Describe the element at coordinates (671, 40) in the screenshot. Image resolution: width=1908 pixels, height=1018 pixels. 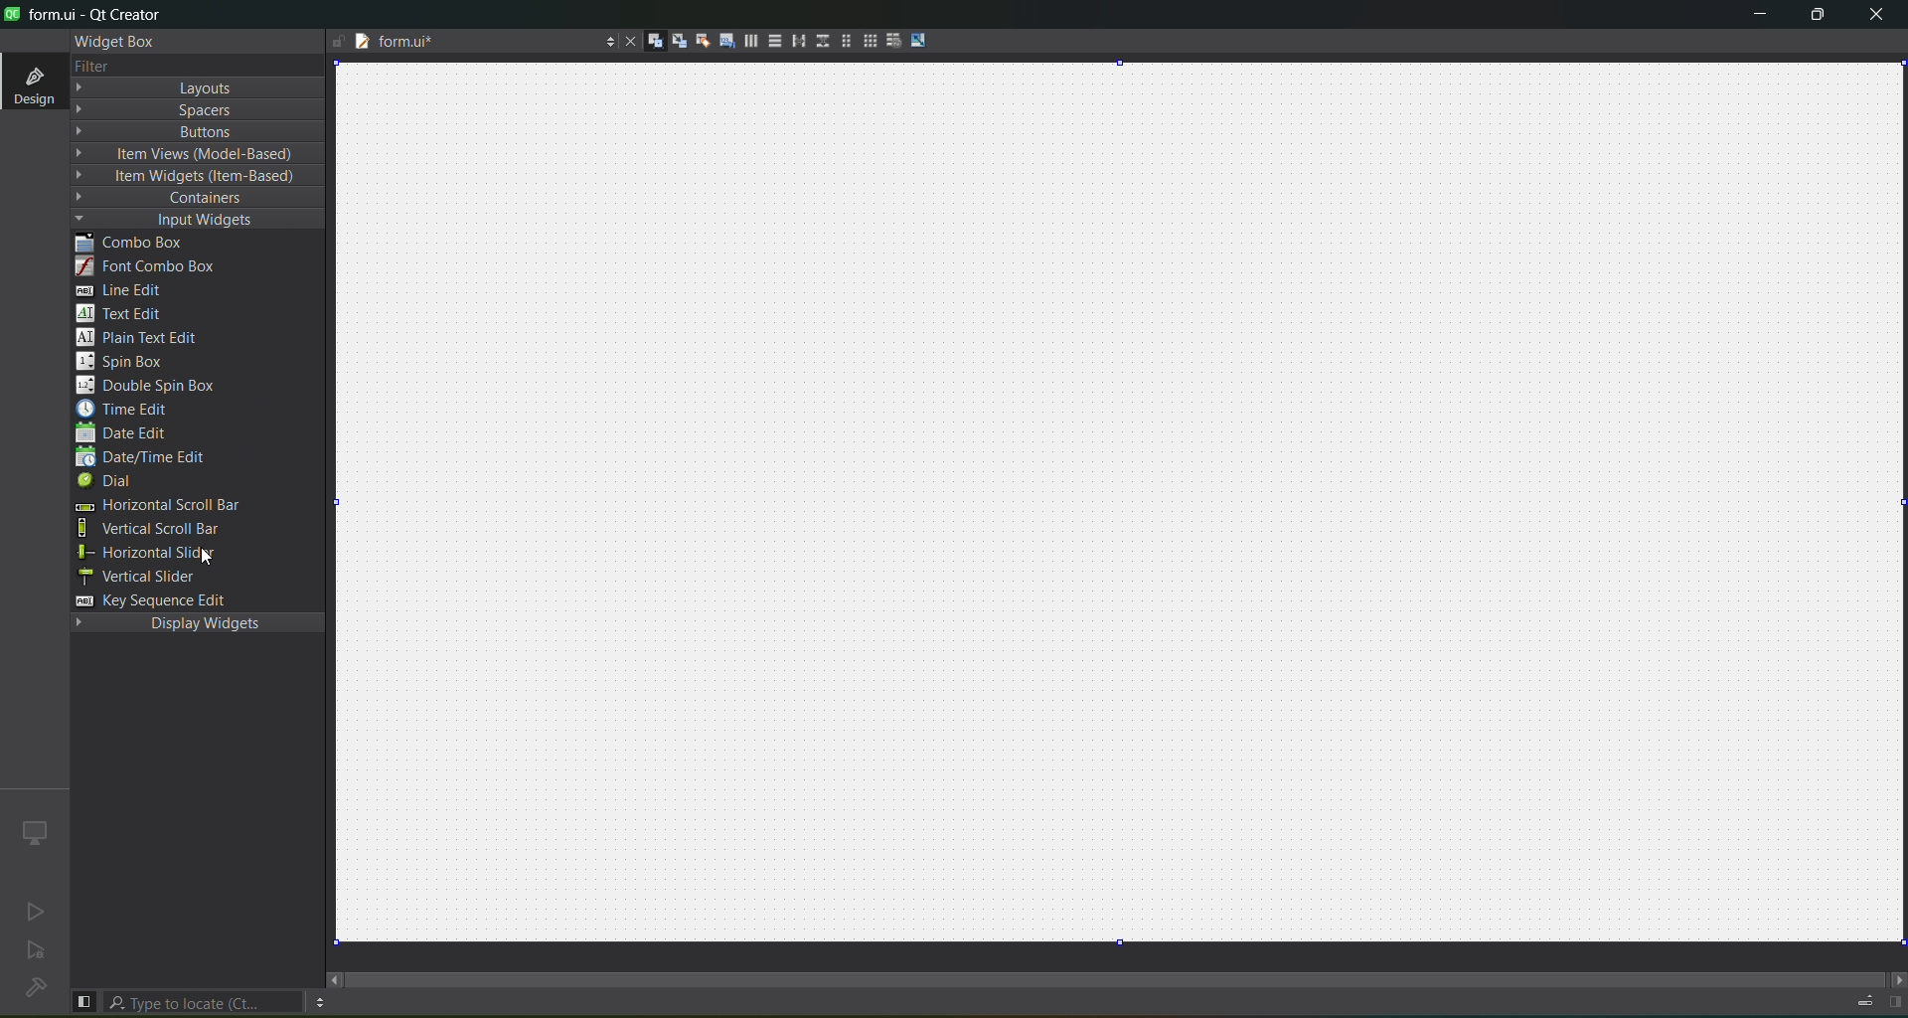
I see `signals` at that location.